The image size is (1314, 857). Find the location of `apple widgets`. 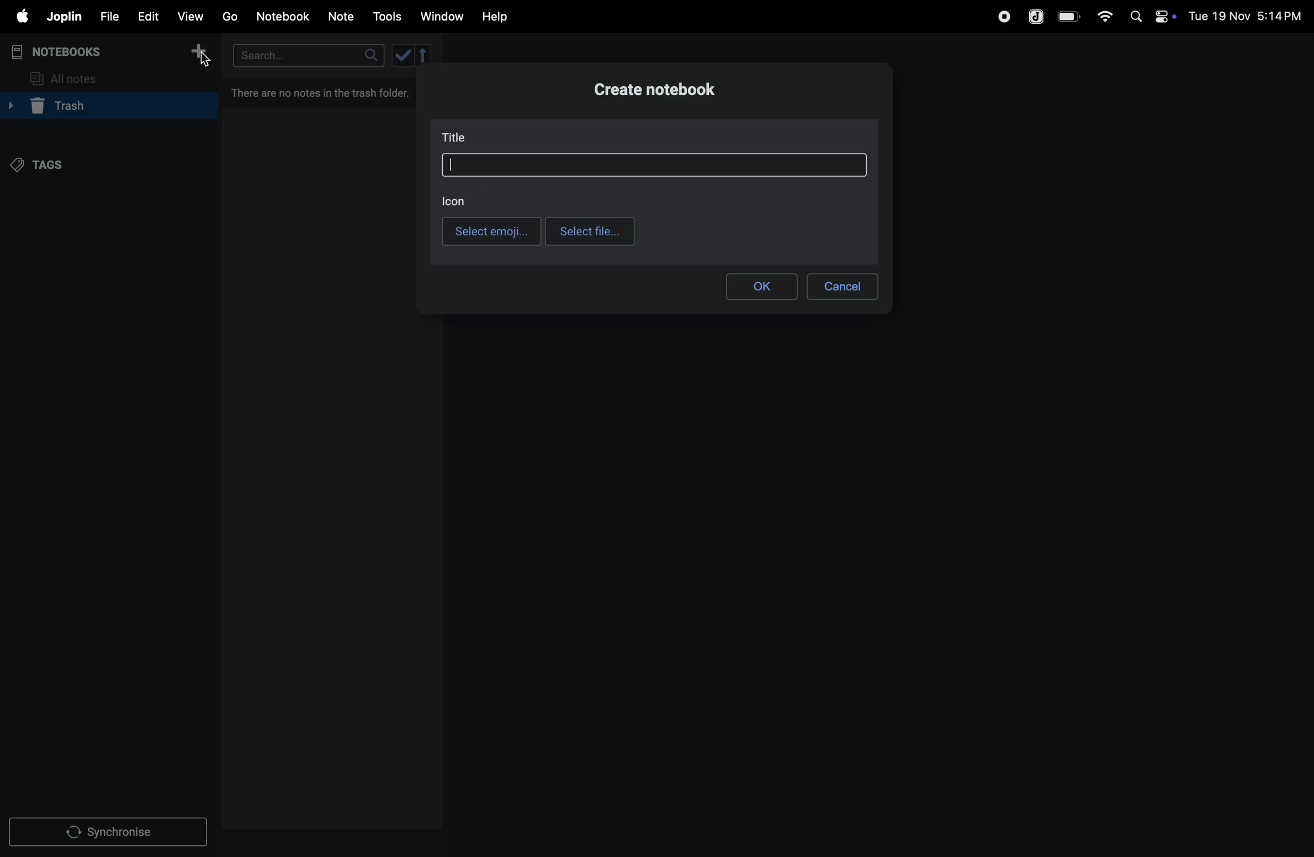

apple widgets is located at coordinates (1150, 15).